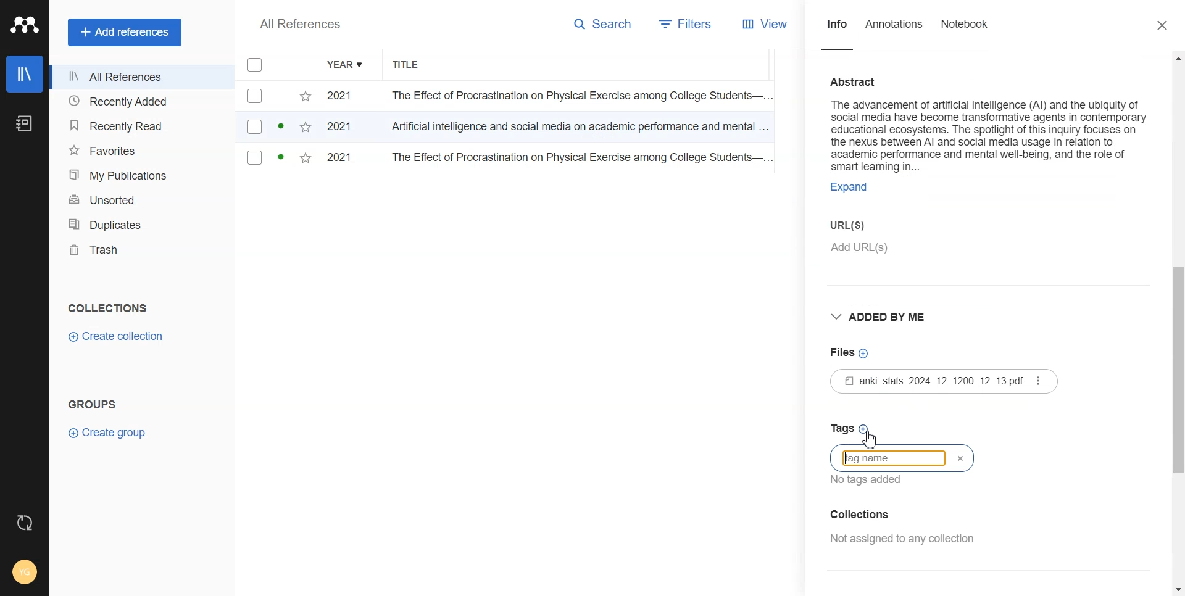 The width and height of the screenshot is (1185, 596). Describe the element at coordinates (141, 150) in the screenshot. I see `Favorites` at that location.